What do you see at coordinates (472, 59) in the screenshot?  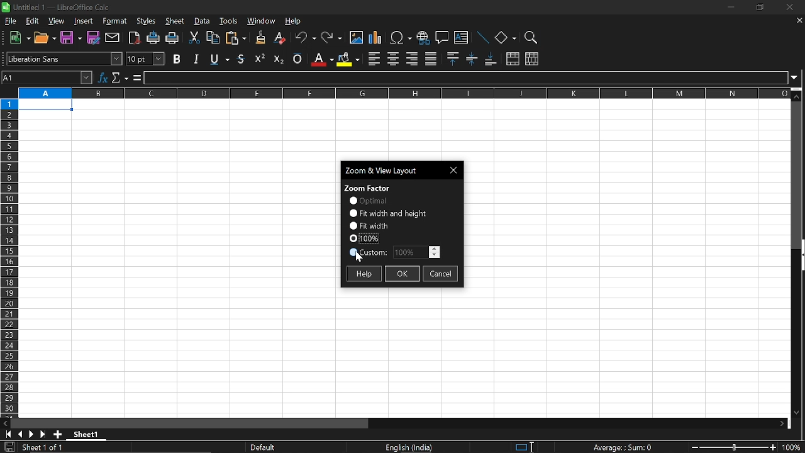 I see `center vertically` at bounding box center [472, 59].